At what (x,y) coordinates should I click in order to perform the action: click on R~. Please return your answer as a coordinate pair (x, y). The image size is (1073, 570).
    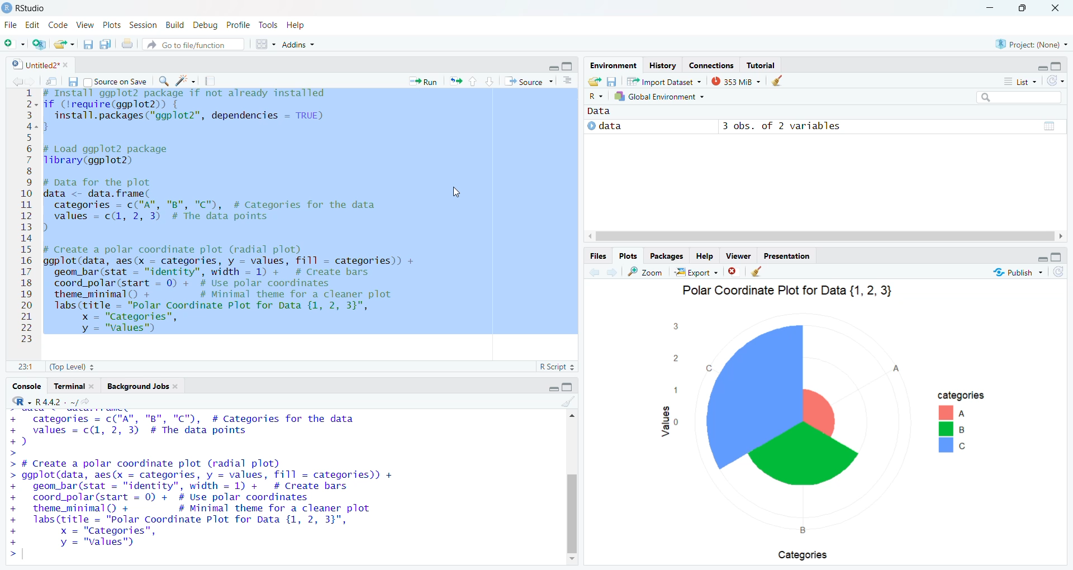
    Looking at the image, I should click on (595, 97).